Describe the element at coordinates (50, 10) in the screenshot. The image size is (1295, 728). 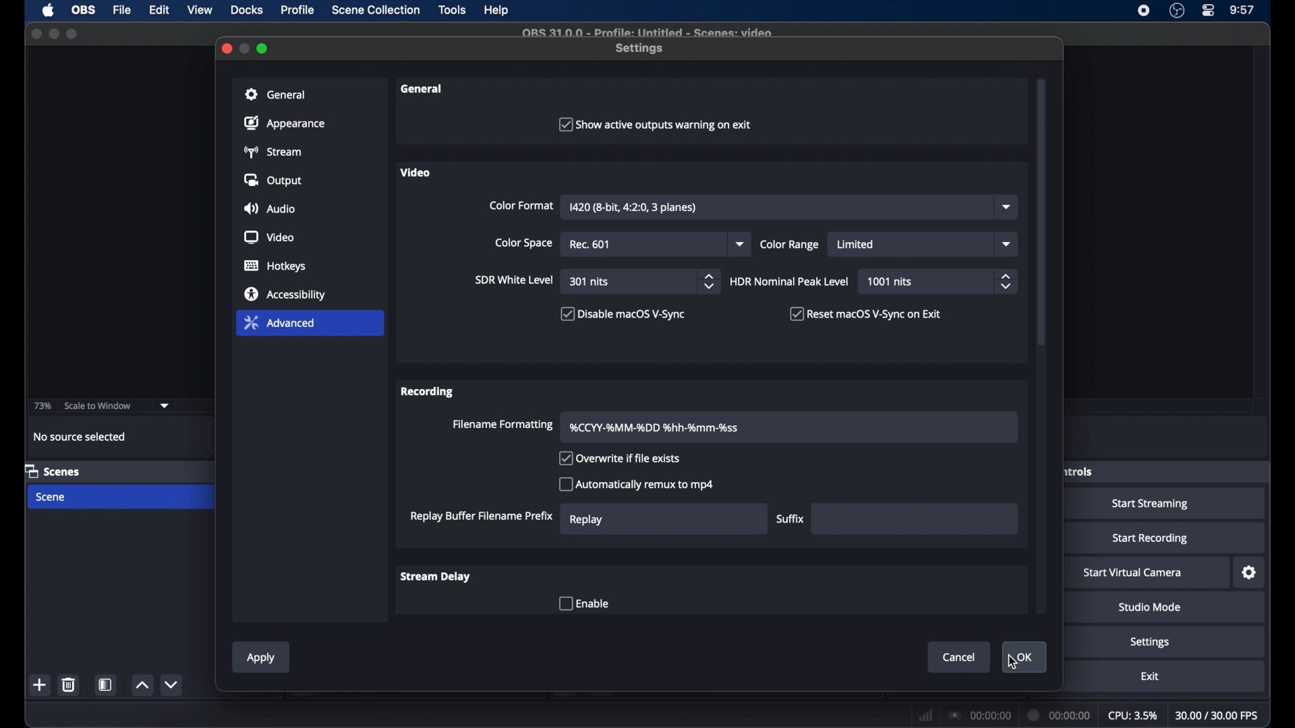
I see `apple icon` at that location.